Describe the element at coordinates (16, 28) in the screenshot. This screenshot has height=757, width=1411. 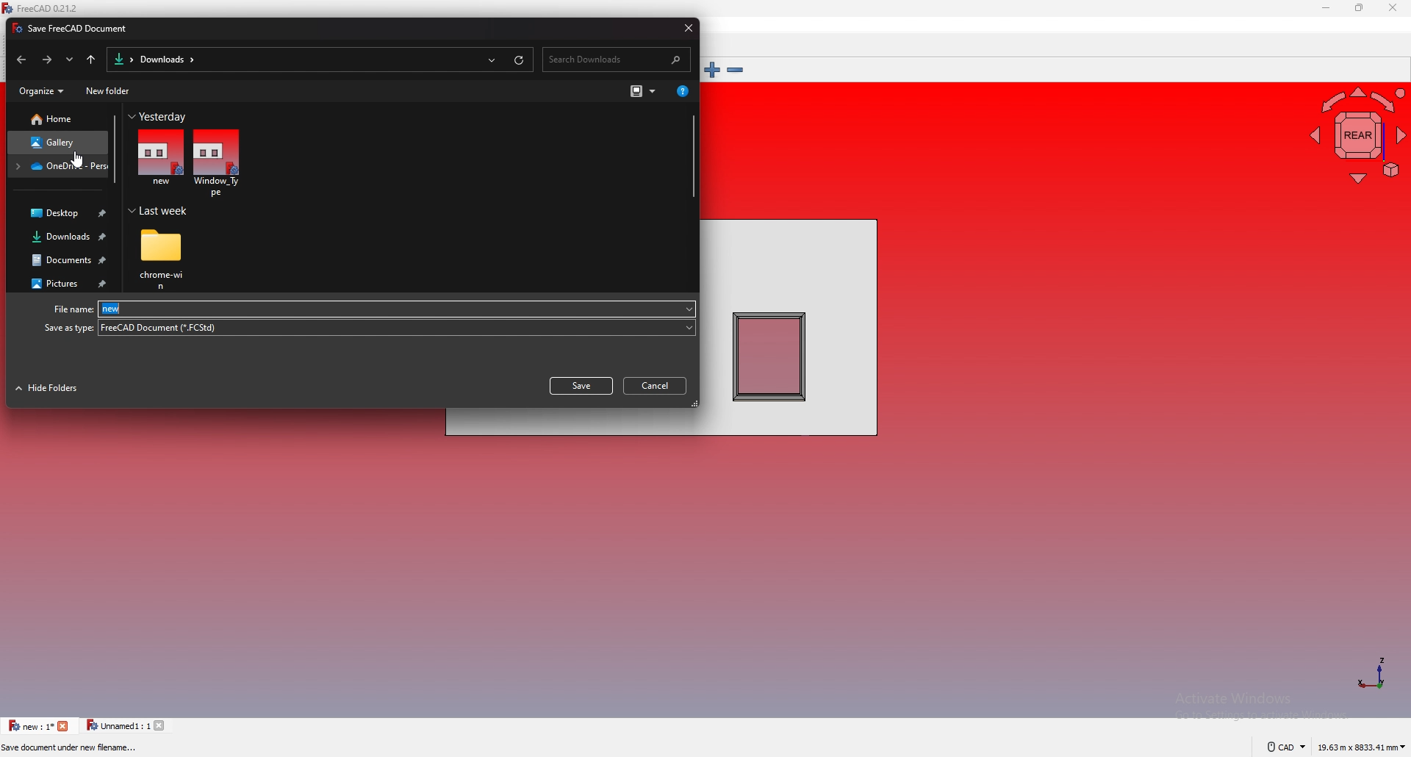
I see `icon` at that location.